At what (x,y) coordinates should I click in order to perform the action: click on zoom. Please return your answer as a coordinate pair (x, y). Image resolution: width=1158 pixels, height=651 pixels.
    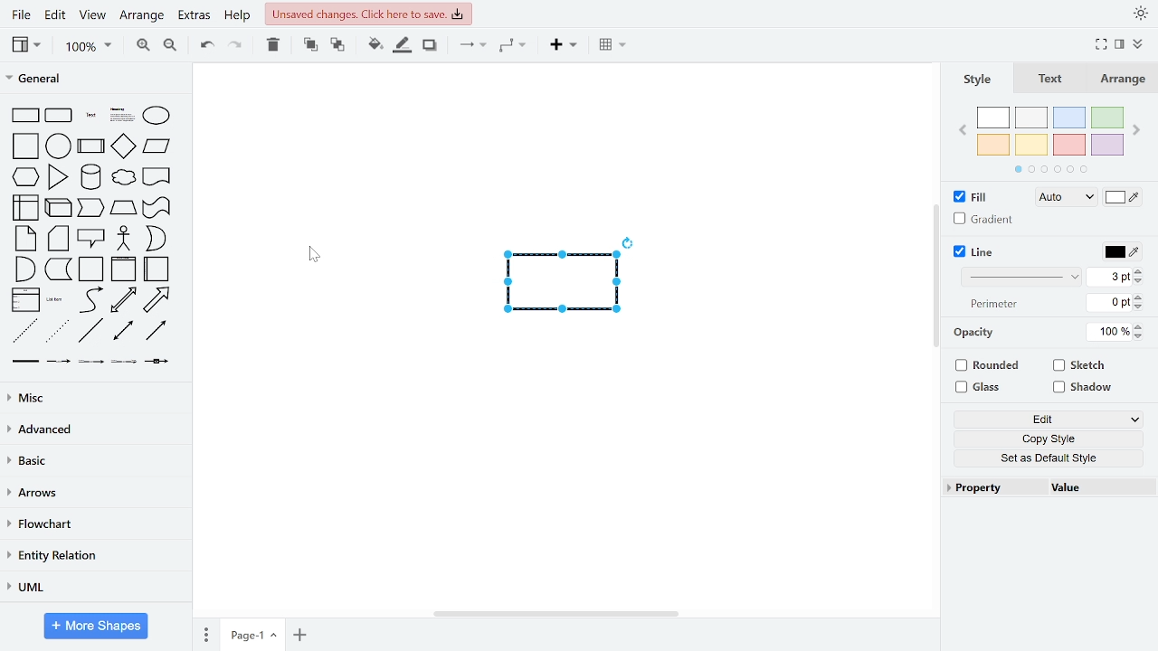
    Looking at the image, I should click on (90, 47).